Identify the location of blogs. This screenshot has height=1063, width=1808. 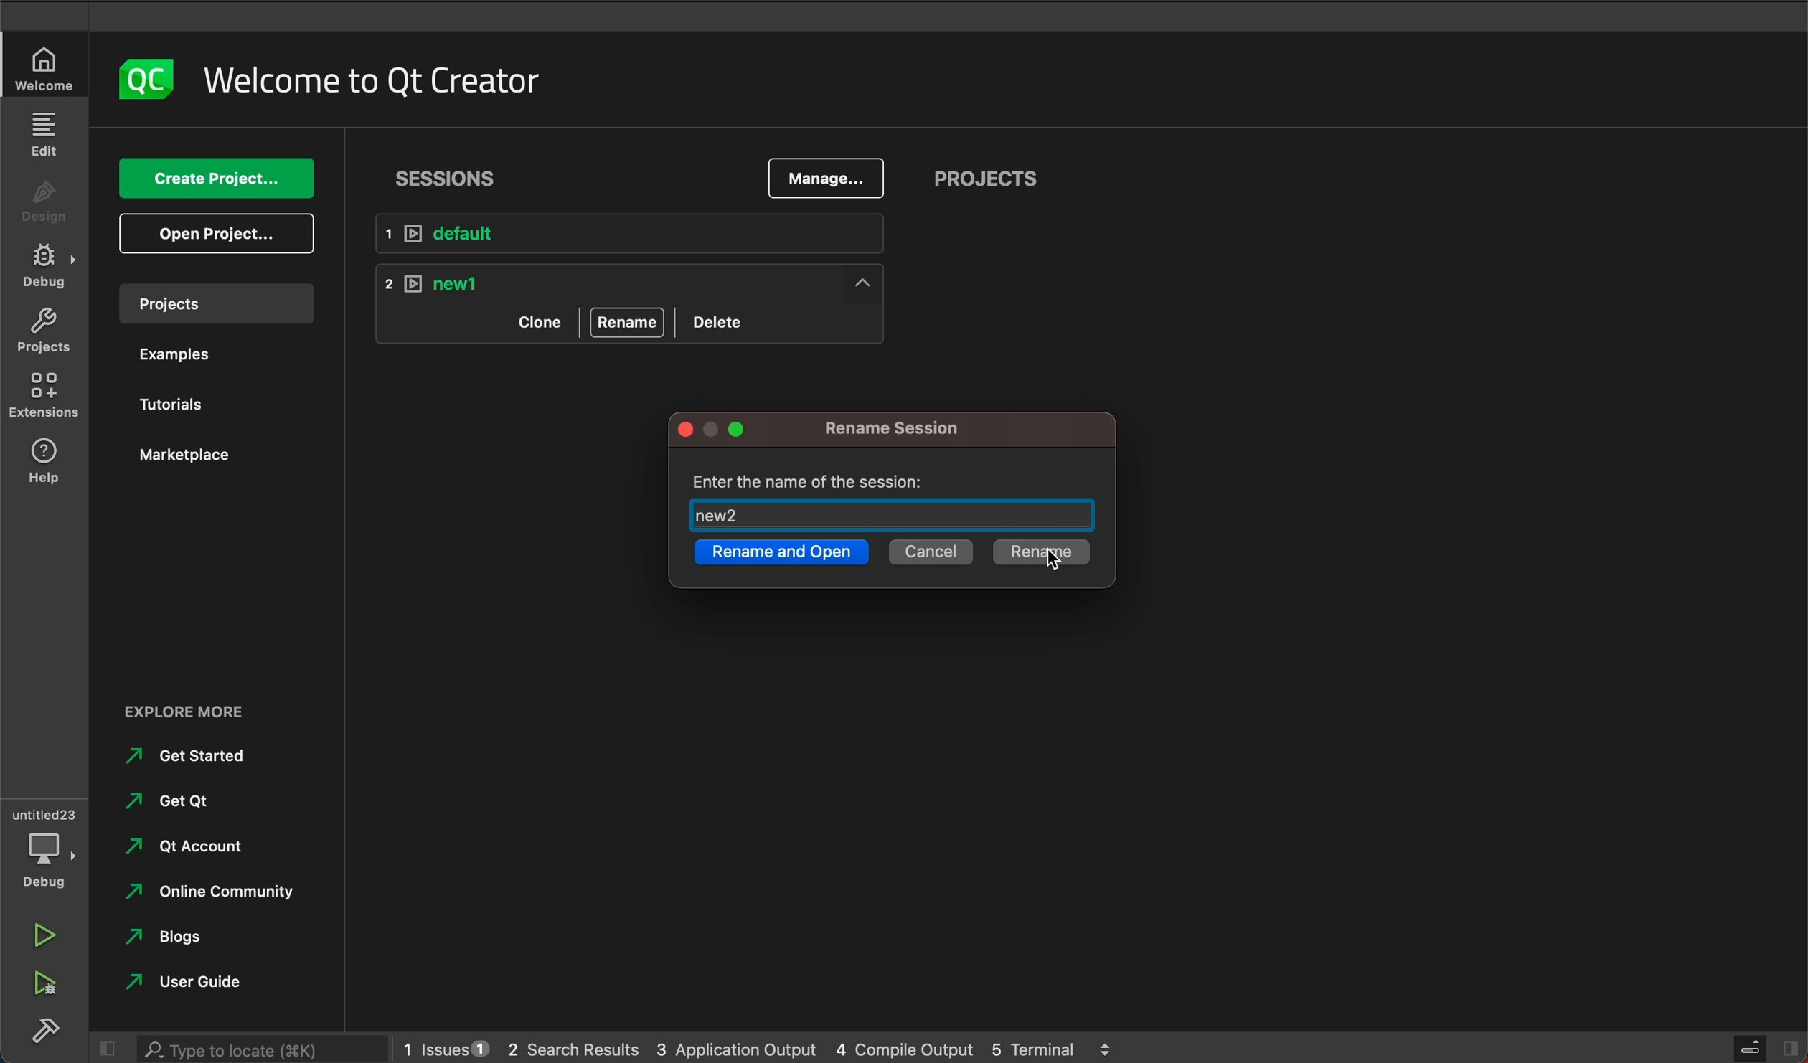
(174, 937).